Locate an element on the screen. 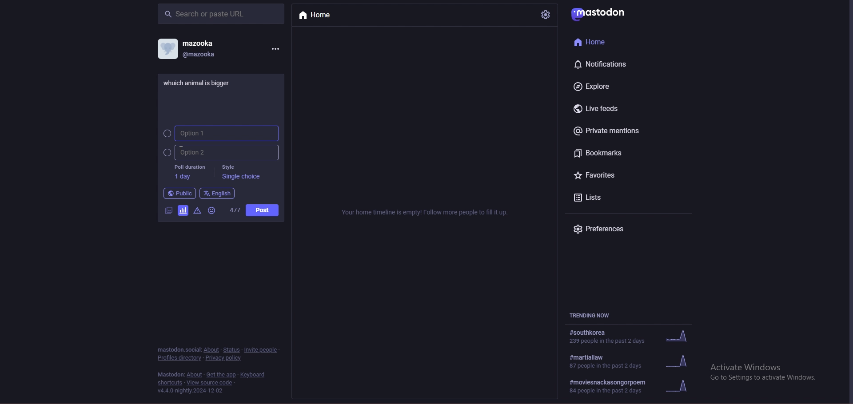 Image resolution: width=853 pixels, height=404 pixels. about is located at coordinates (212, 350).